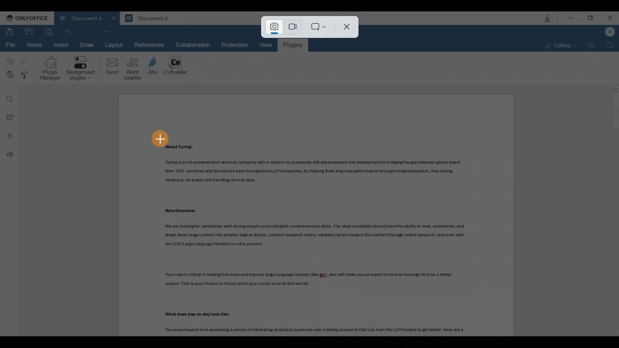  I want to click on Copy, so click(8, 62).